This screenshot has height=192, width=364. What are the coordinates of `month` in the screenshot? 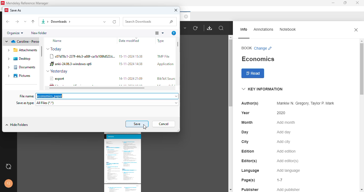 It's located at (247, 122).